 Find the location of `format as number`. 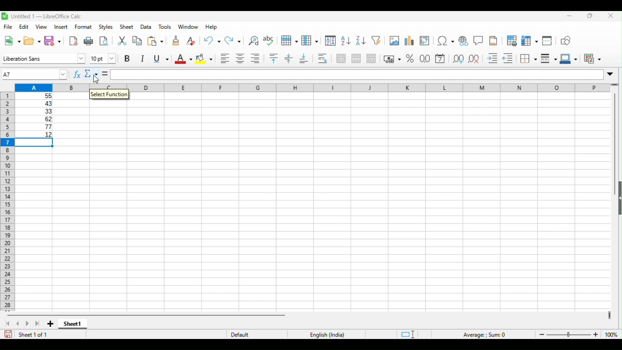

format as number is located at coordinates (425, 59).